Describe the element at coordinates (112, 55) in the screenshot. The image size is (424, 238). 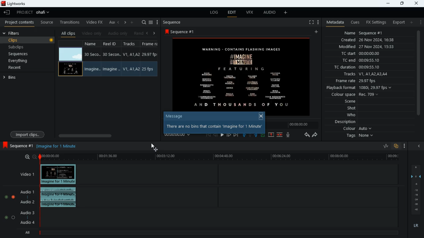
I see `Reel ID` at that location.